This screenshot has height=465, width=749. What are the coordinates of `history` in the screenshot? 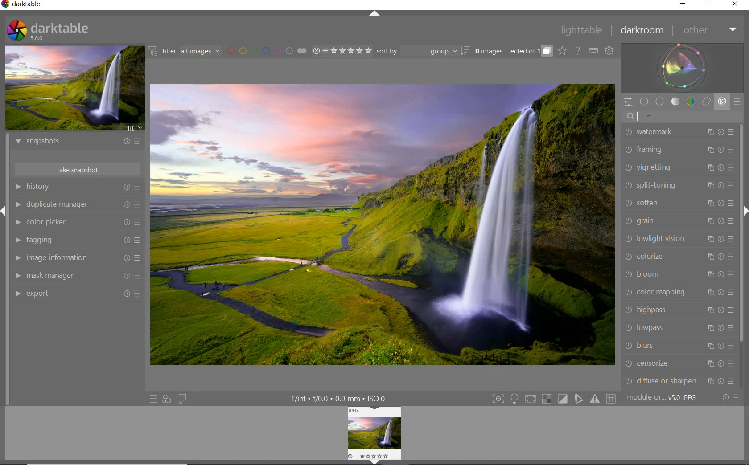 It's located at (77, 186).